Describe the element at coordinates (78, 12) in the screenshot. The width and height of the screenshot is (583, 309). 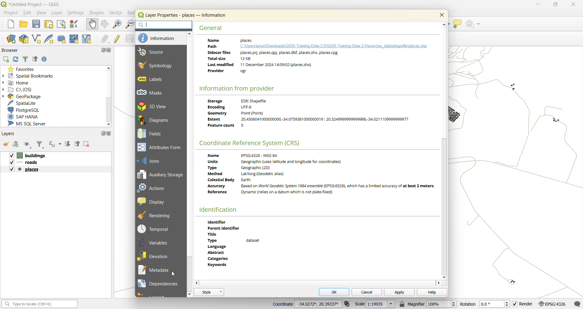
I see `settings` at that location.